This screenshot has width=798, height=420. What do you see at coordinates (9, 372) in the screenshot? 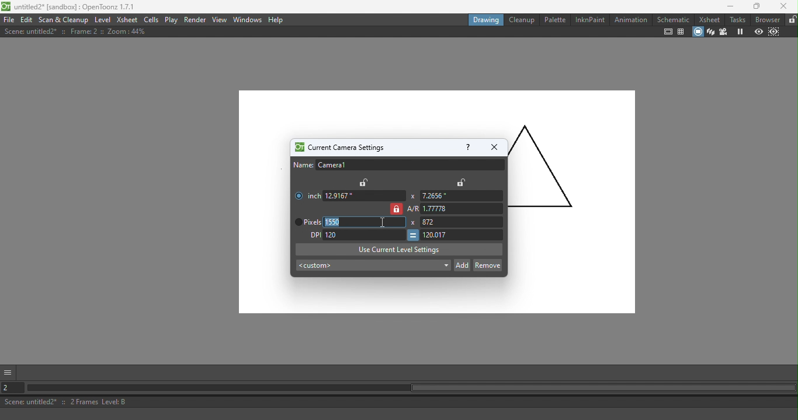
I see `More options` at bounding box center [9, 372].